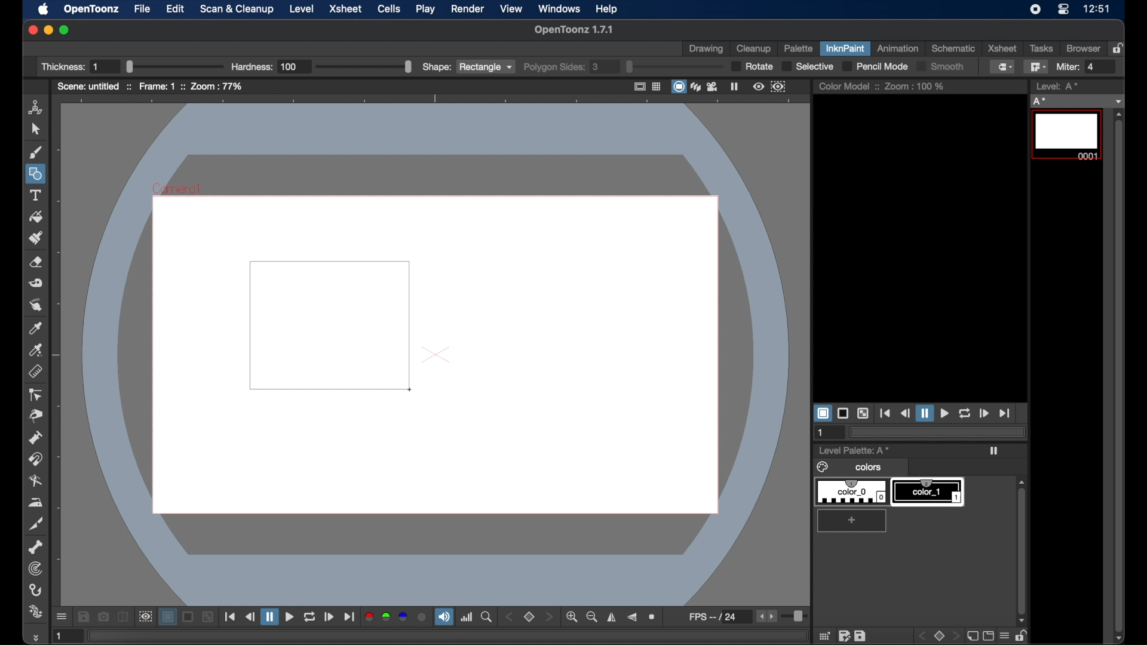  I want to click on cutter tool, so click(36, 524).